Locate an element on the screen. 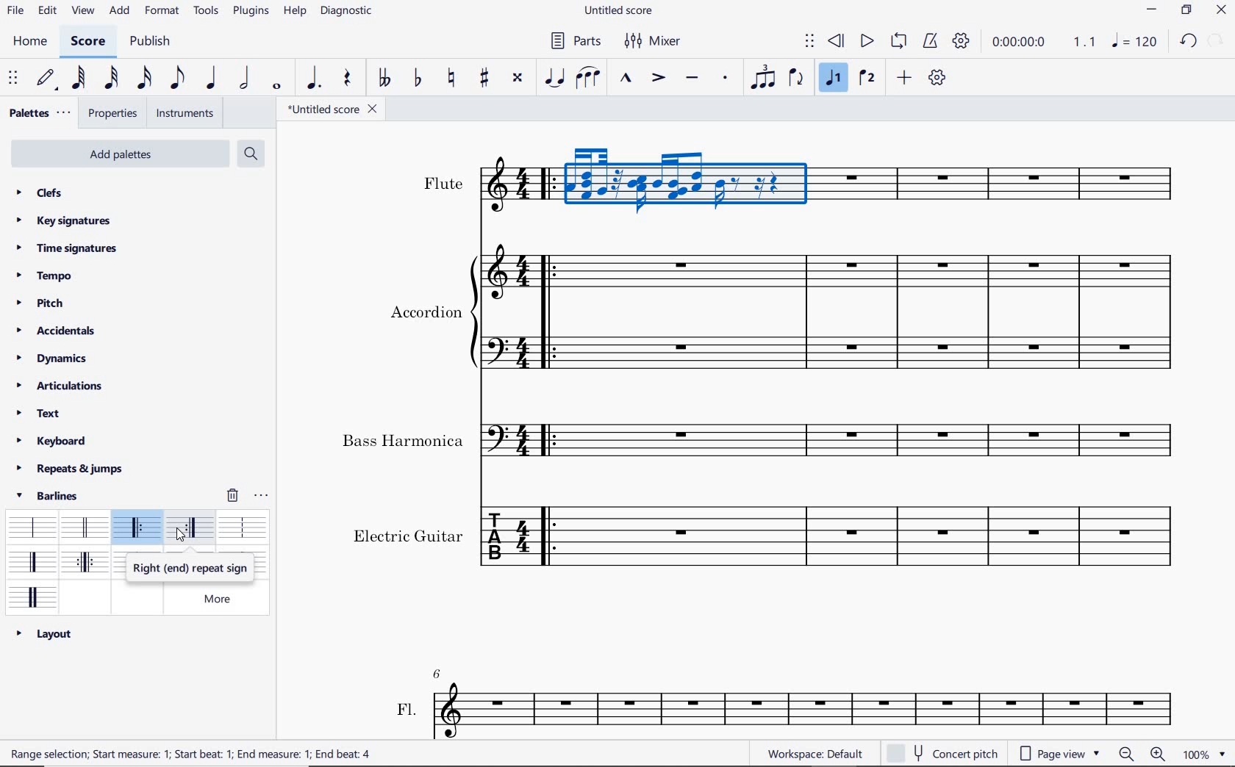 Image resolution: width=1235 pixels, height=767 pixels. play is located at coordinates (866, 42).